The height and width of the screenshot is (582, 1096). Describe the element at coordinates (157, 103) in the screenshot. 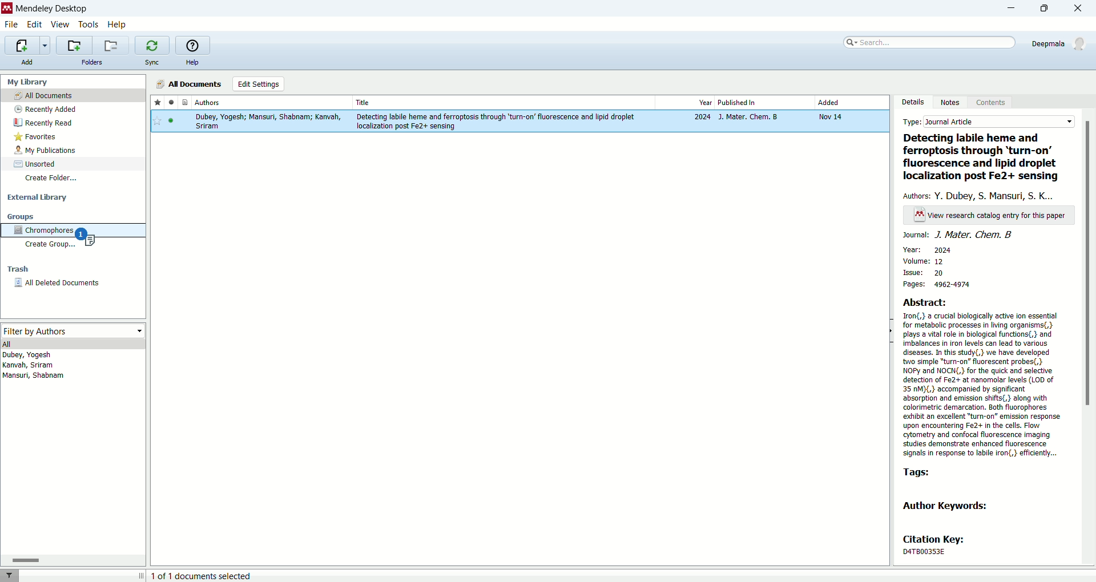

I see `favorite` at that location.